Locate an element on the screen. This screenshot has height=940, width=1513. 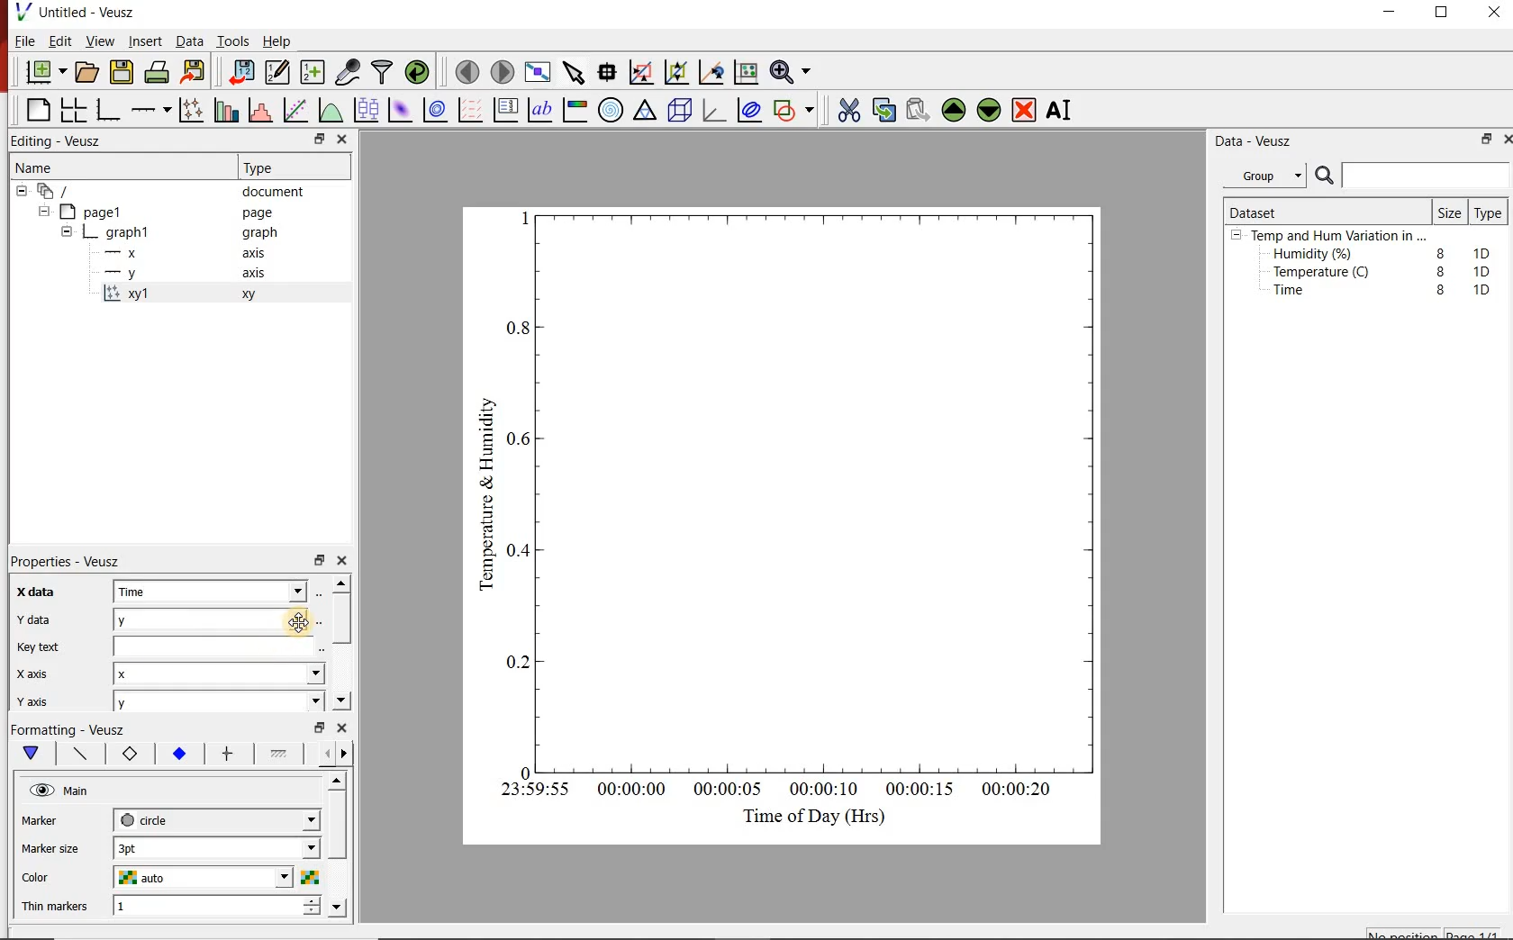
y data dropdown is located at coordinates (258, 620).